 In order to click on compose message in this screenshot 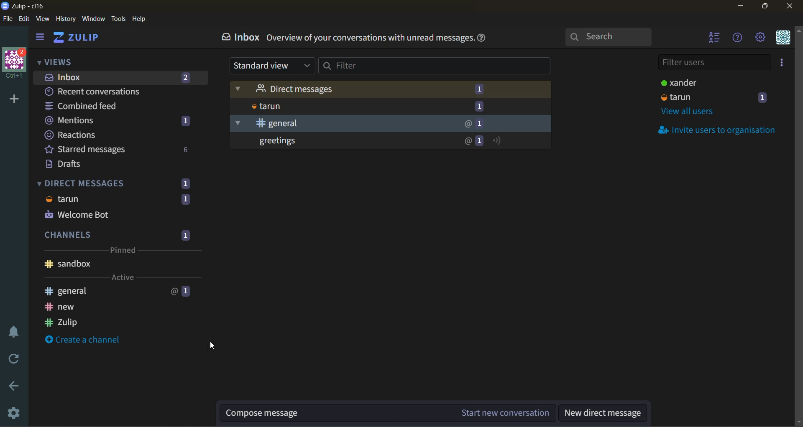, I will do `click(390, 412)`.